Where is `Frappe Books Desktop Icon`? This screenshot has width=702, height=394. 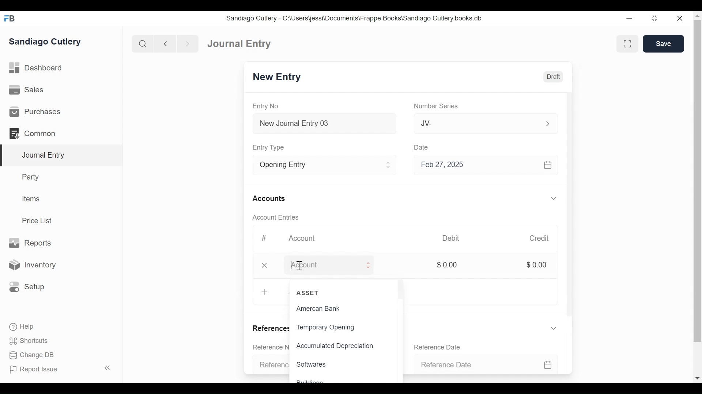 Frappe Books Desktop Icon is located at coordinates (10, 19).